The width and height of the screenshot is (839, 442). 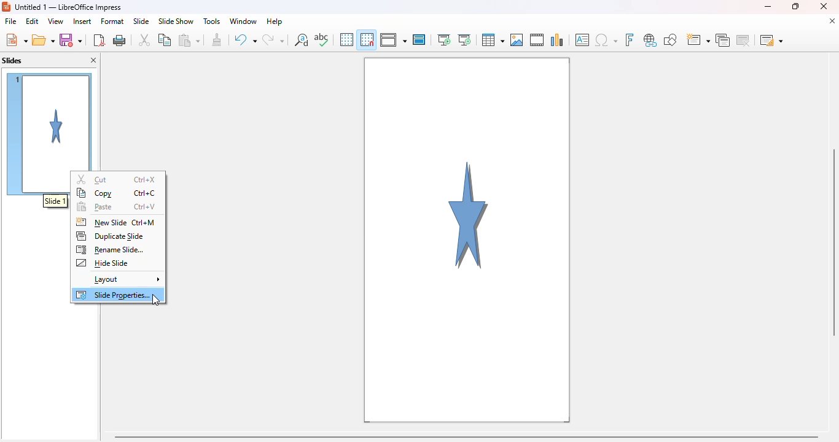 What do you see at coordinates (144, 179) in the screenshot?
I see `shortcut for cut "Ctrl+X"` at bounding box center [144, 179].